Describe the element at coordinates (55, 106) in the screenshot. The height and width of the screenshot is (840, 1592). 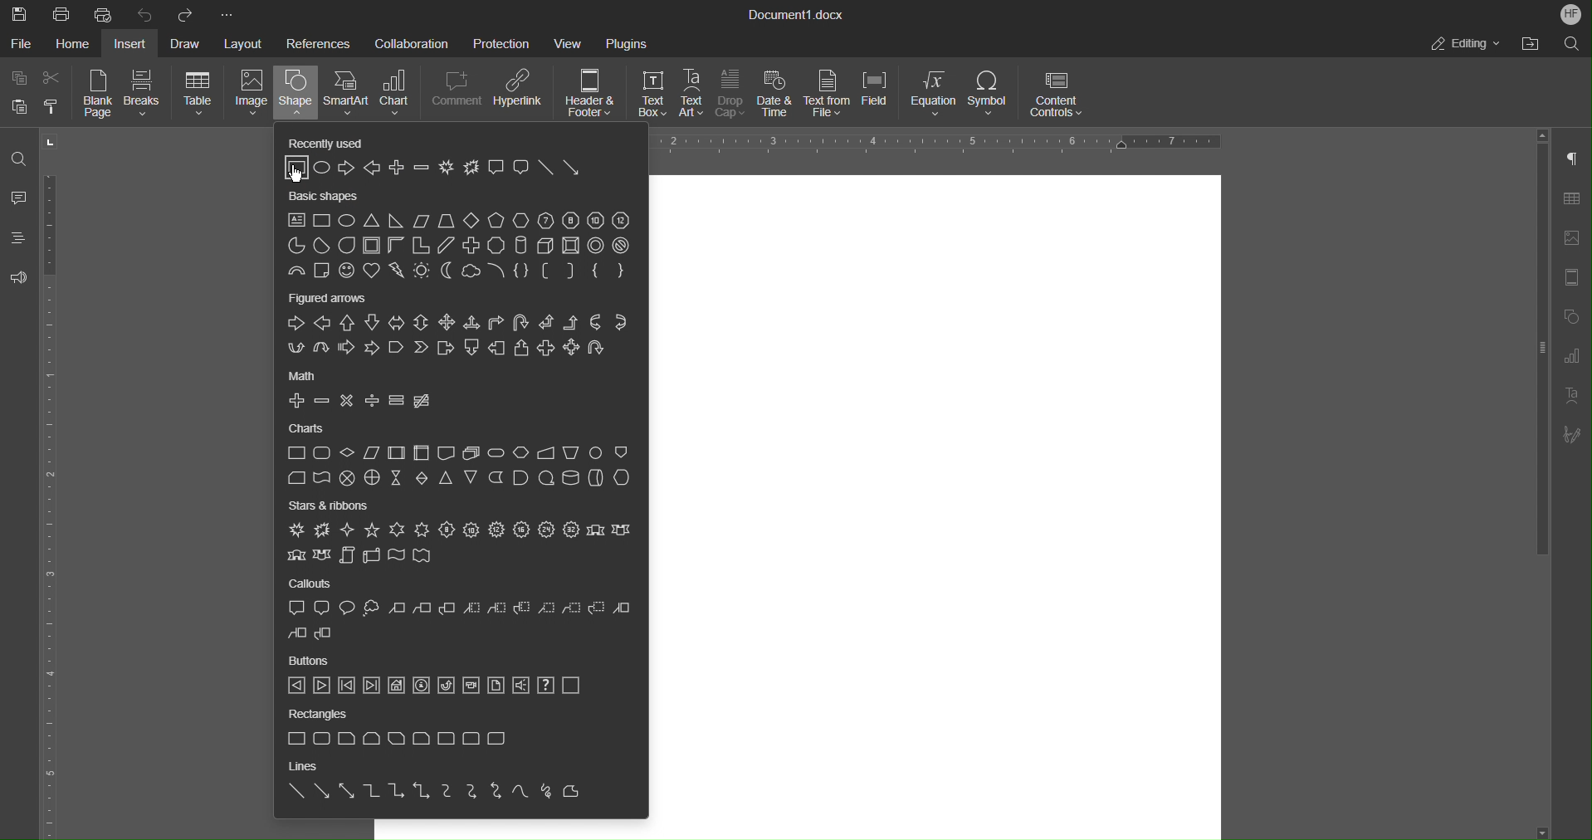
I see `Copy Style` at that location.